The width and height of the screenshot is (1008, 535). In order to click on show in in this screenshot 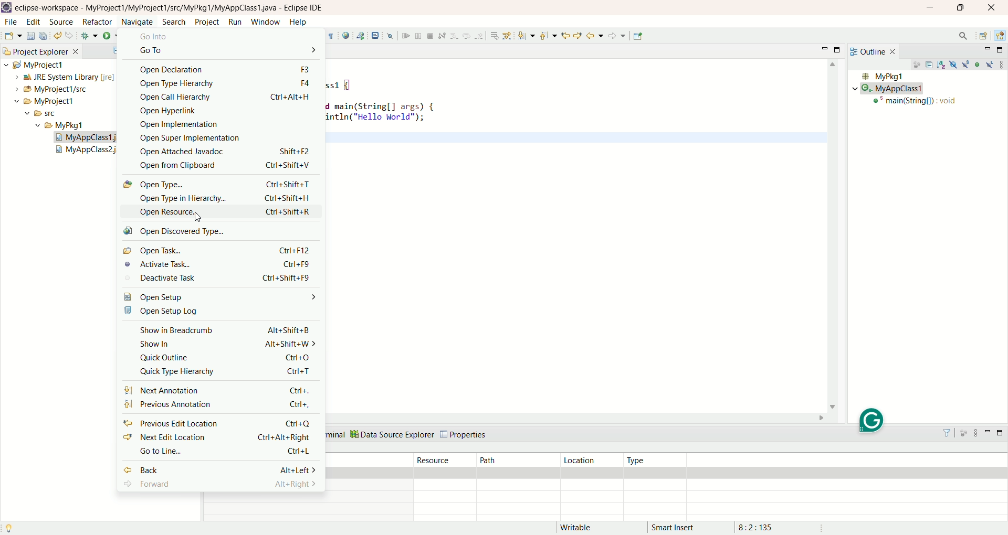, I will do `click(226, 345)`.